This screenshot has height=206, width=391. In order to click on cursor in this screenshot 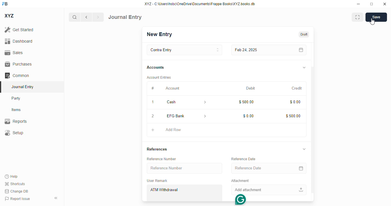, I will do `click(372, 22)`.